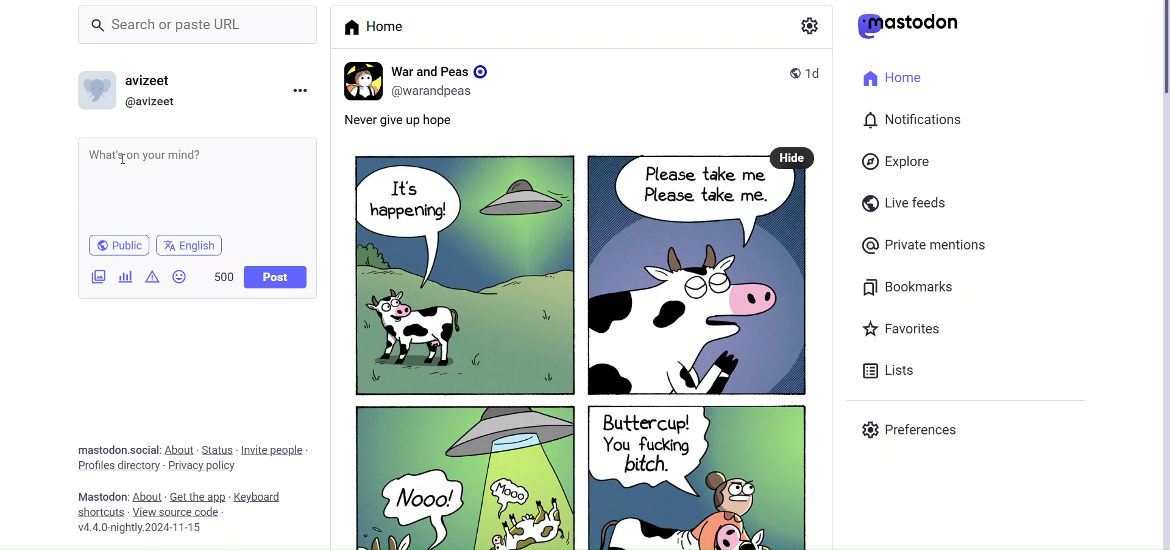 Image resolution: width=1170 pixels, height=550 pixels. I want to click on 500, so click(218, 273).